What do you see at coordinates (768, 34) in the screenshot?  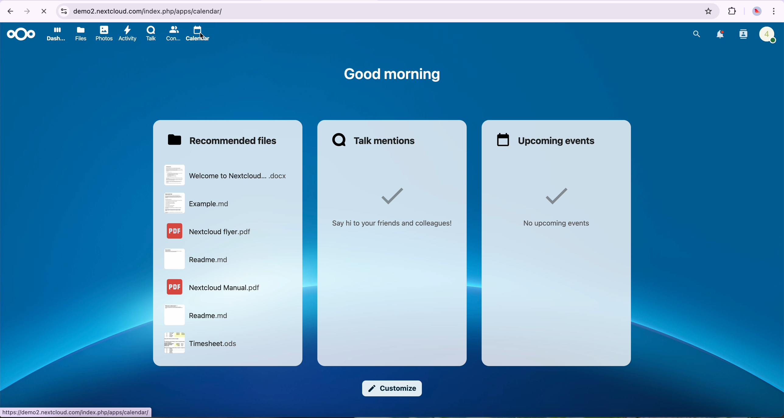 I see `profile` at bounding box center [768, 34].